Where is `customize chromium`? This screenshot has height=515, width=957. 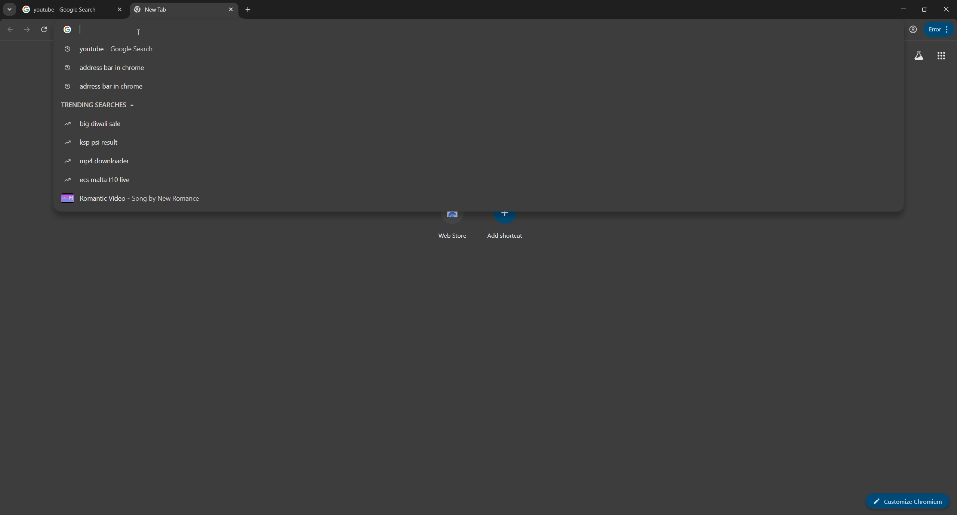 customize chromium is located at coordinates (905, 499).